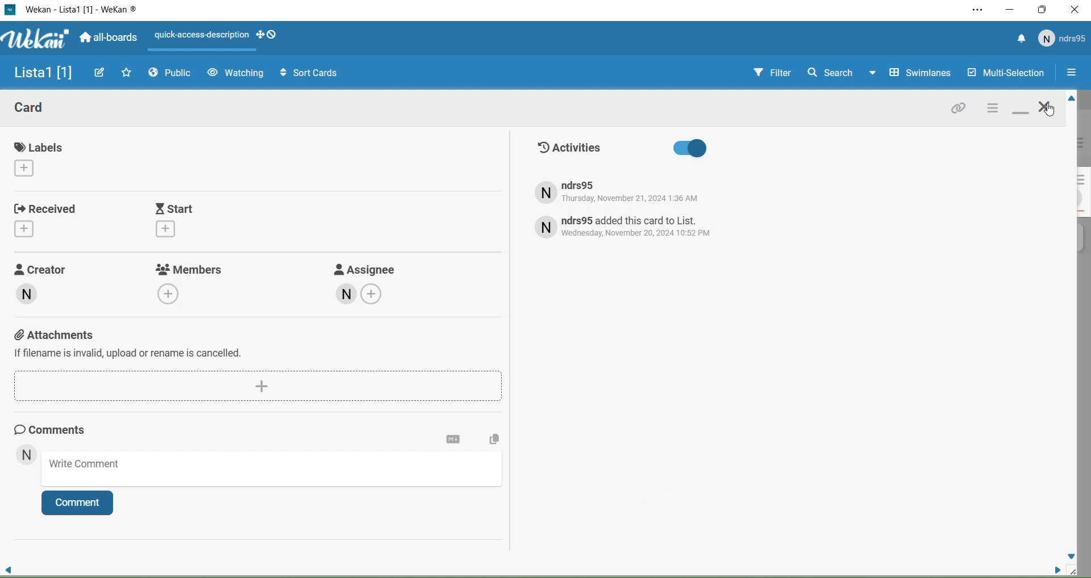 Image resolution: width=1091 pixels, height=578 pixels. I want to click on Wekan logo, so click(34, 40).